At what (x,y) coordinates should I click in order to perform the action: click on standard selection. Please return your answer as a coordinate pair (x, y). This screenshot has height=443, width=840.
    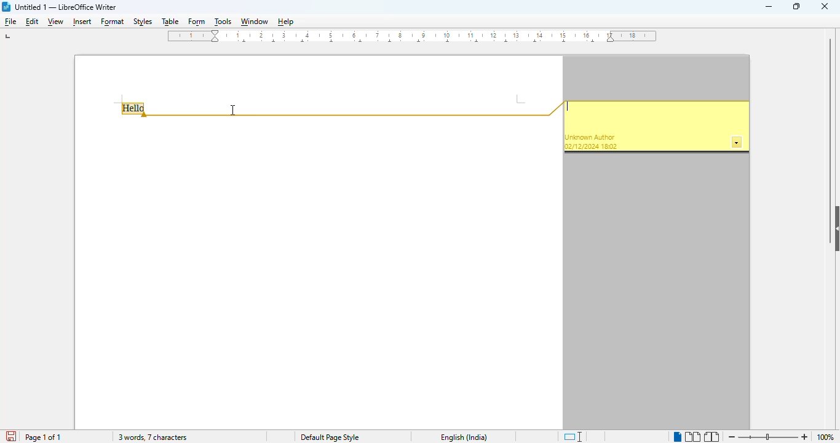
    Looking at the image, I should click on (573, 436).